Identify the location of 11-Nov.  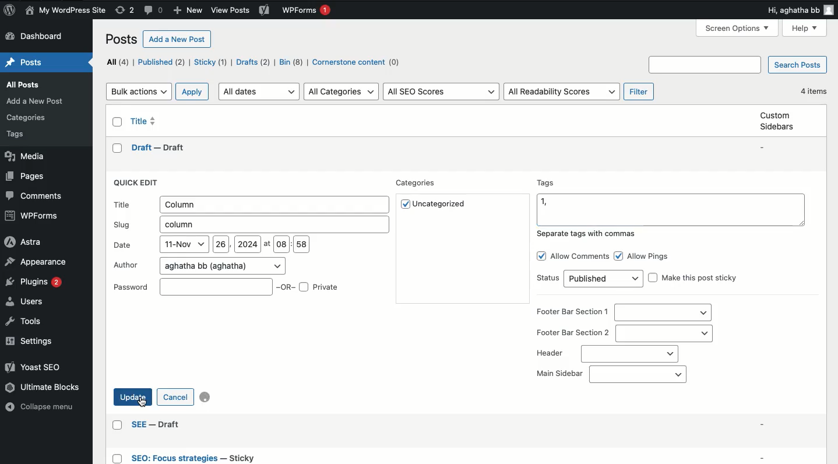
(185, 244).